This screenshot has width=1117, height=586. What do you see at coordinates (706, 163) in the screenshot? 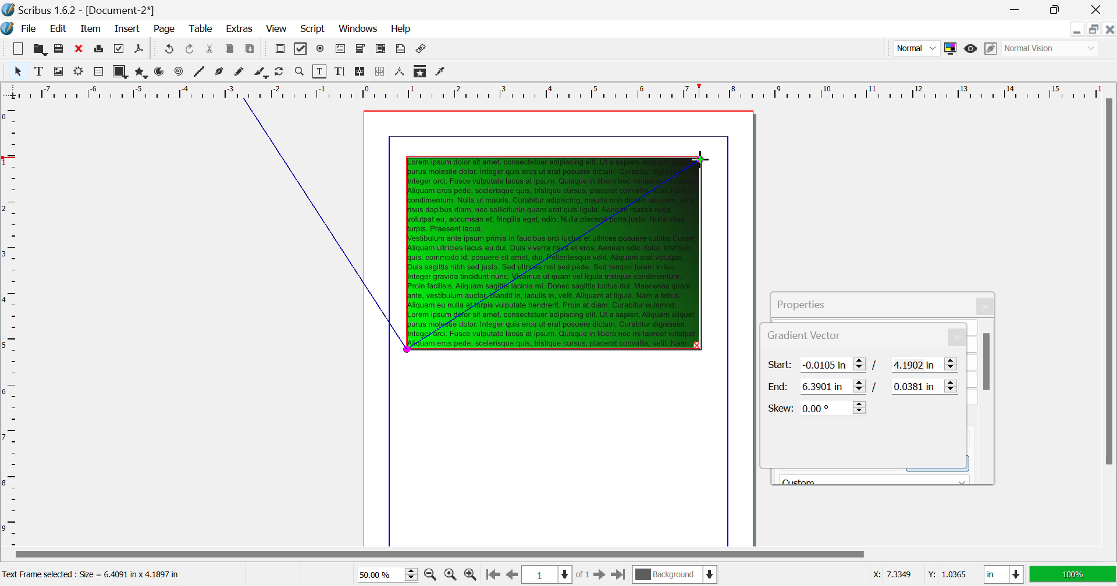
I see `MOUSE_UP Cursor Position` at bounding box center [706, 163].